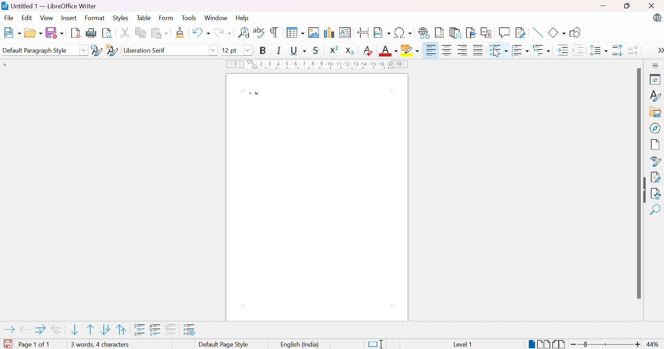 Image resolution: width=664 pixels, height=349 pixels. Describe the element at coordinates (10, 330) in the screenshot. I see `Demote outline level` at that location.